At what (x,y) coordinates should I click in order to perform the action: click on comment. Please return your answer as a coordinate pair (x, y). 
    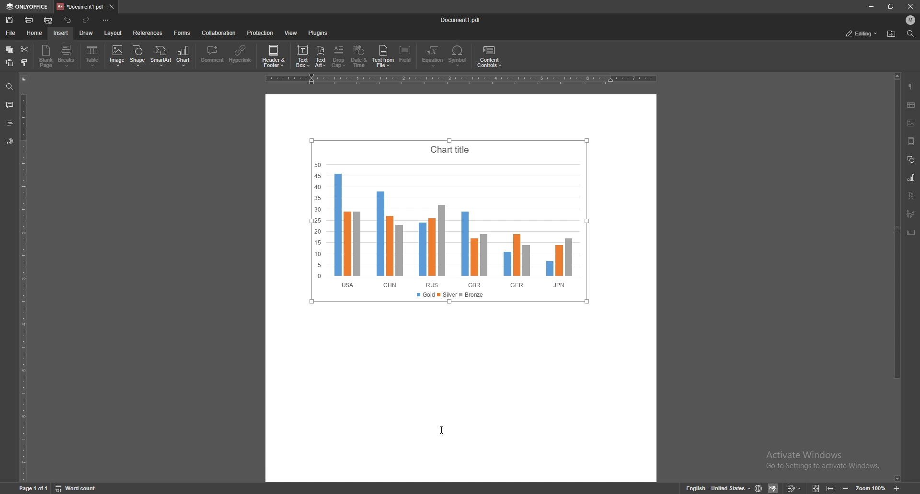
    Looking at the image, I should click on (212, 55).